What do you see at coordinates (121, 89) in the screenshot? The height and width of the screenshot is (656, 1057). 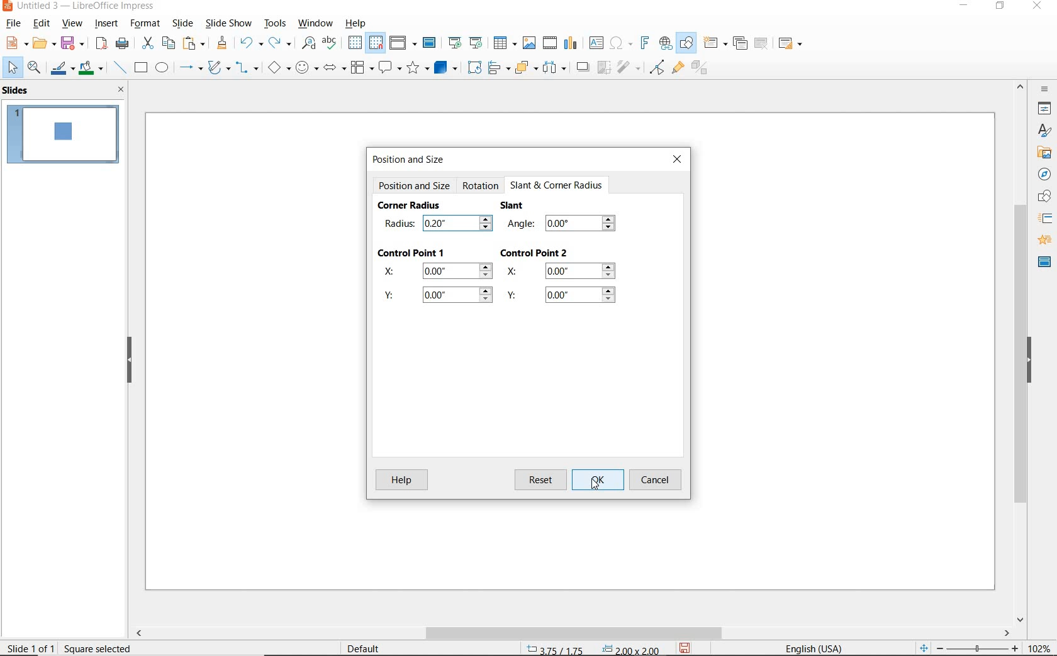 I see `close` at bounding box center [121, 89].